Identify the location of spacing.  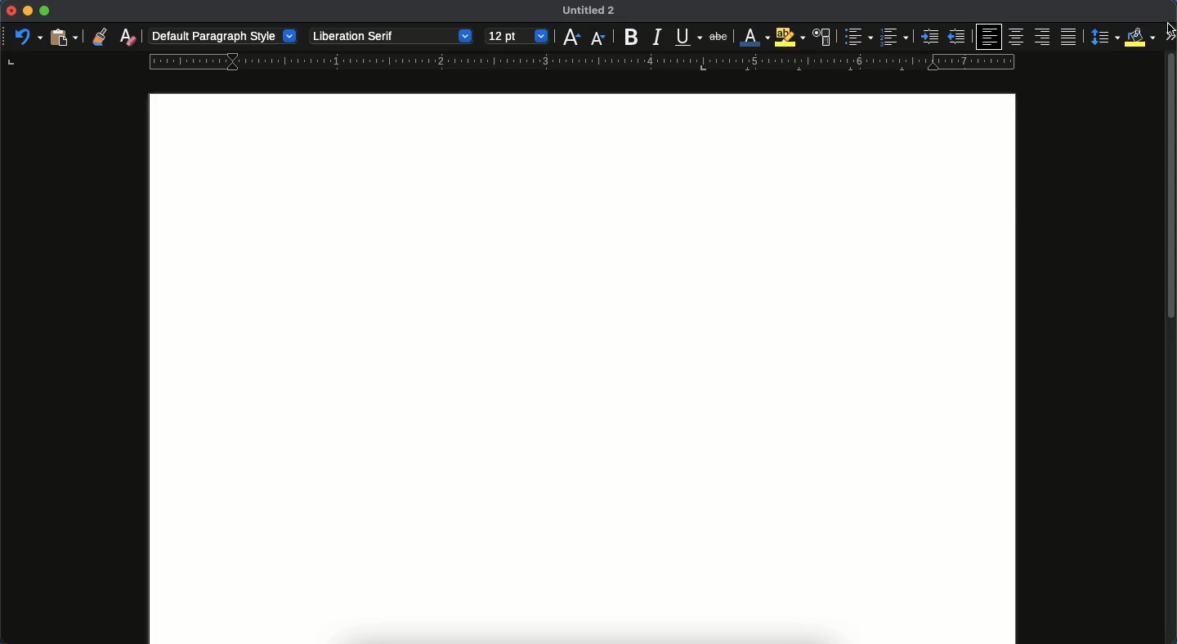
(1103, 37).